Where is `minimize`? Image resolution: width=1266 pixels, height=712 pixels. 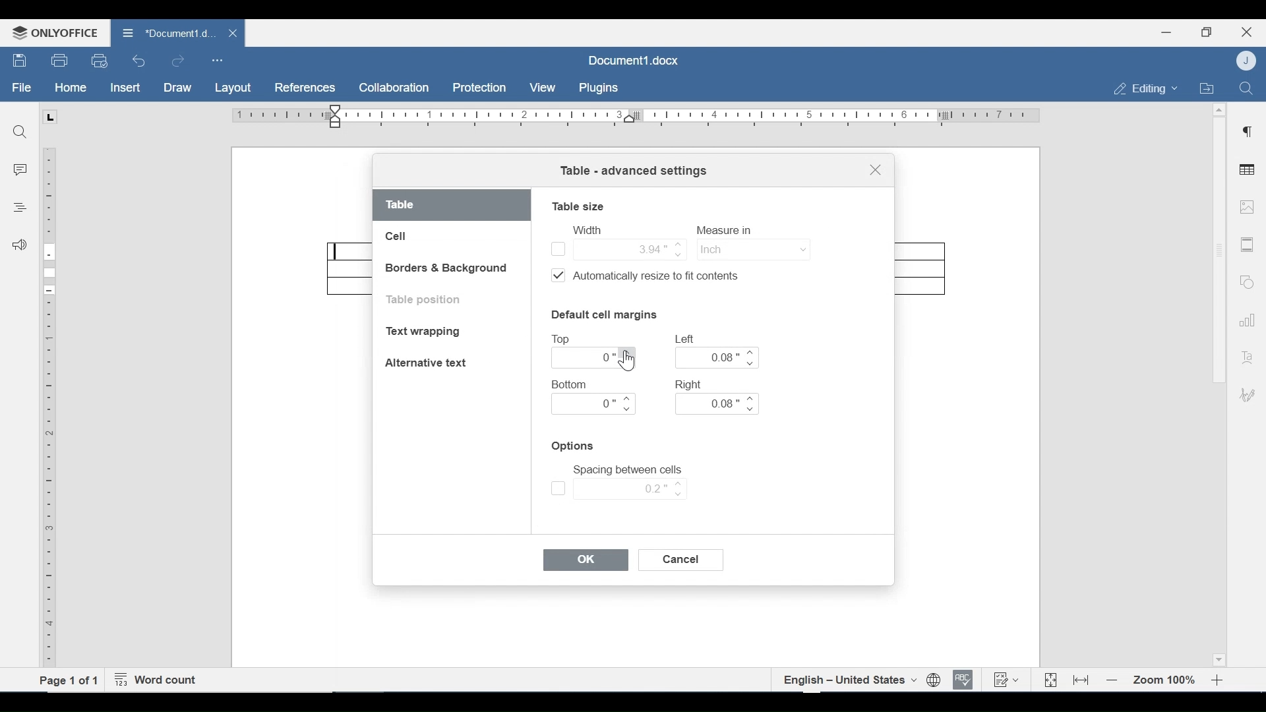 minimize is located at coordinates (1166, 32).